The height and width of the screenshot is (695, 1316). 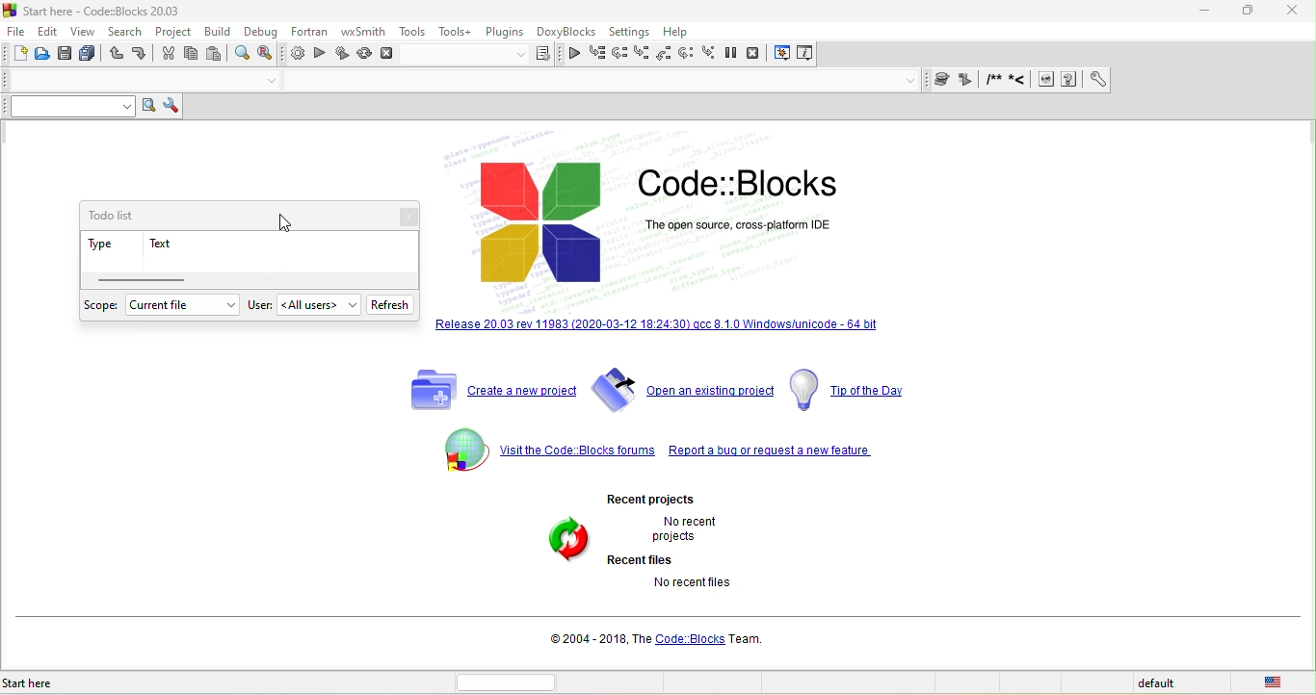 I want to click on close, so click(x=402, y=217).